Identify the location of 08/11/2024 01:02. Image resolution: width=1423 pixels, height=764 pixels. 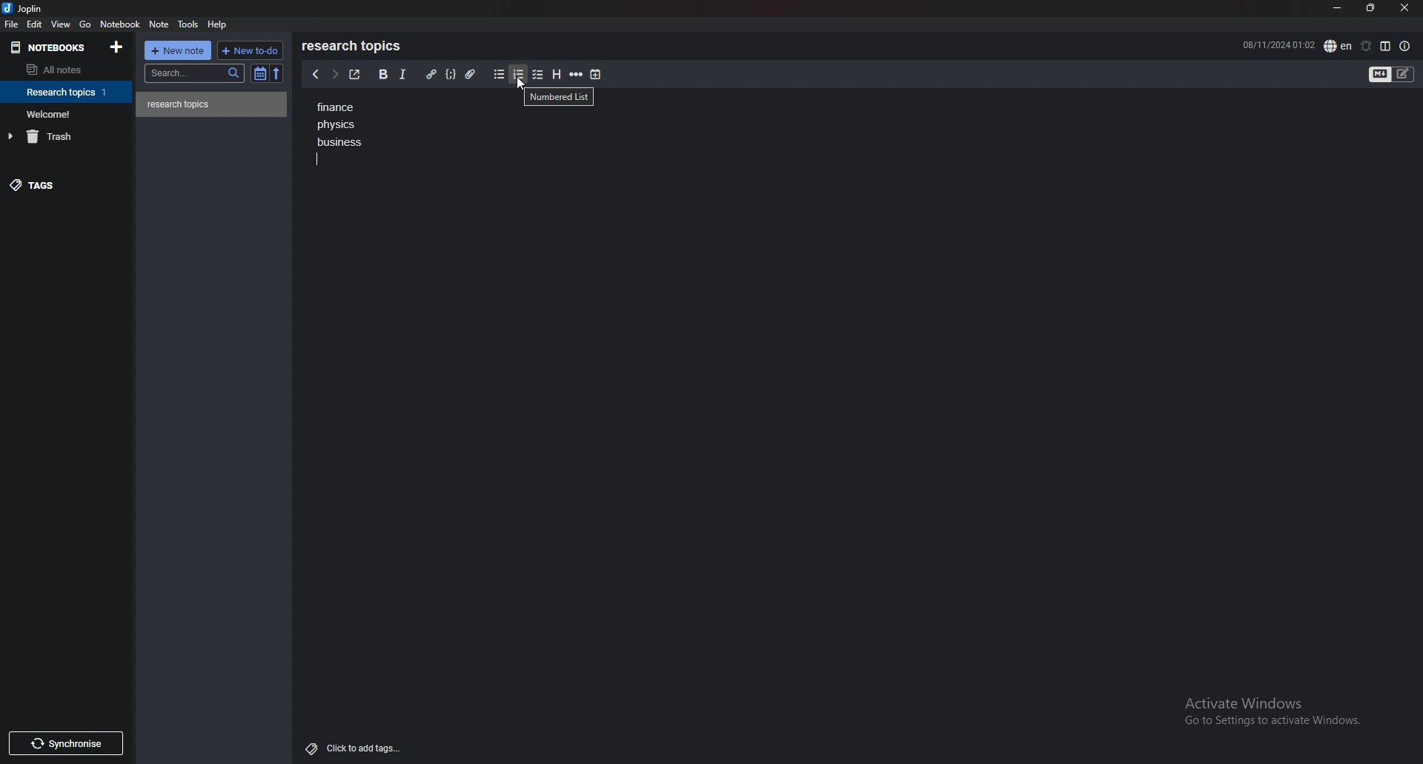
(1278, 44).